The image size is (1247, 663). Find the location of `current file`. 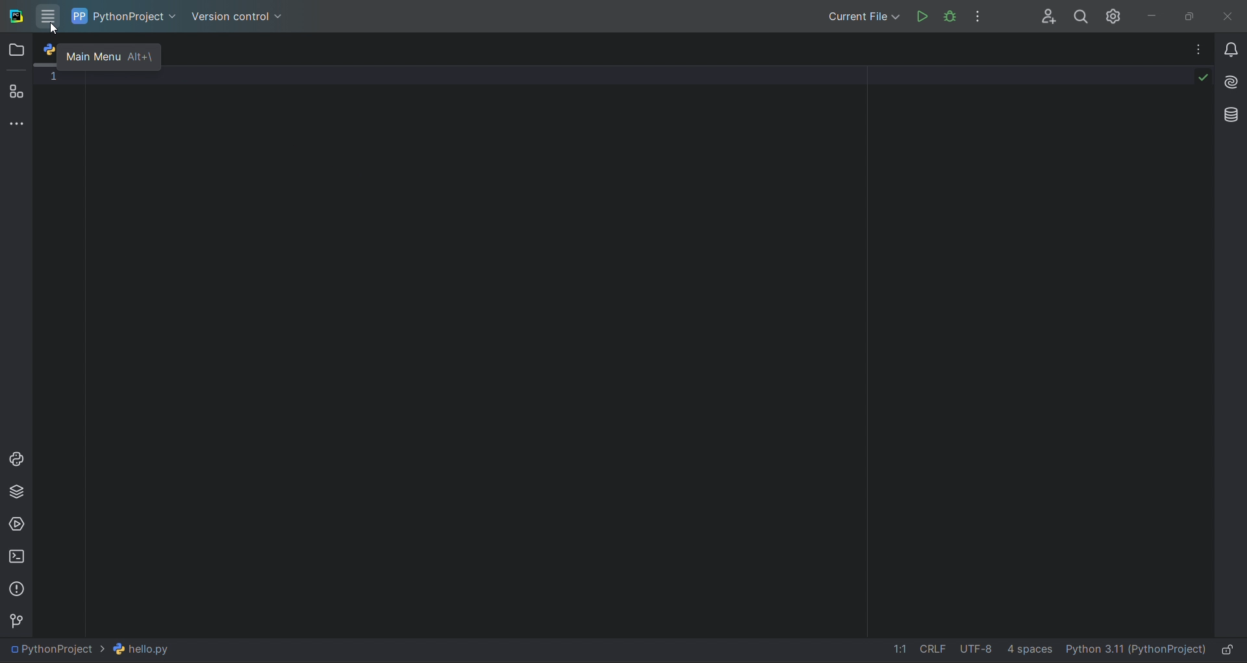

current file is located at coordinates (97, 649).